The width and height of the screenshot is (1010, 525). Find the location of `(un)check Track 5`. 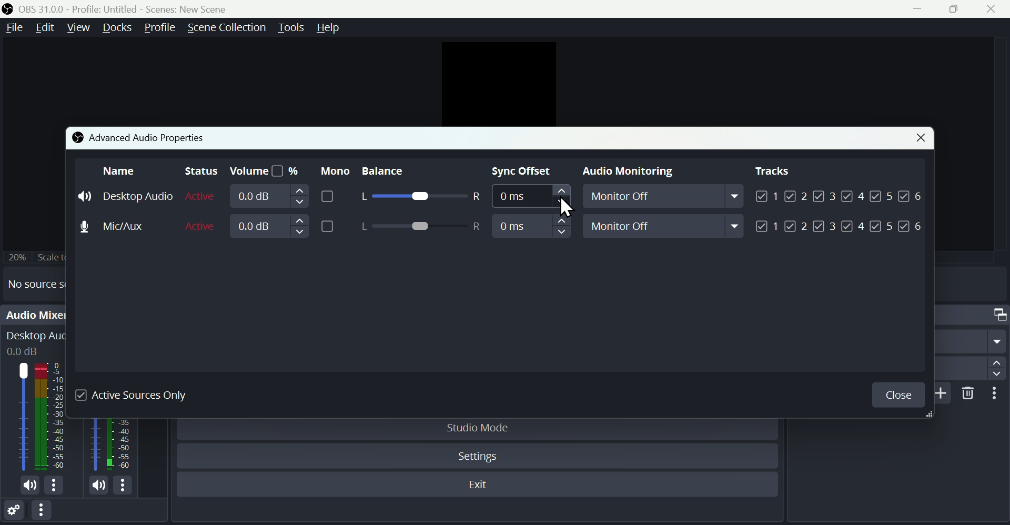

(un)check Track 5 is located at coordinates (884, 195).